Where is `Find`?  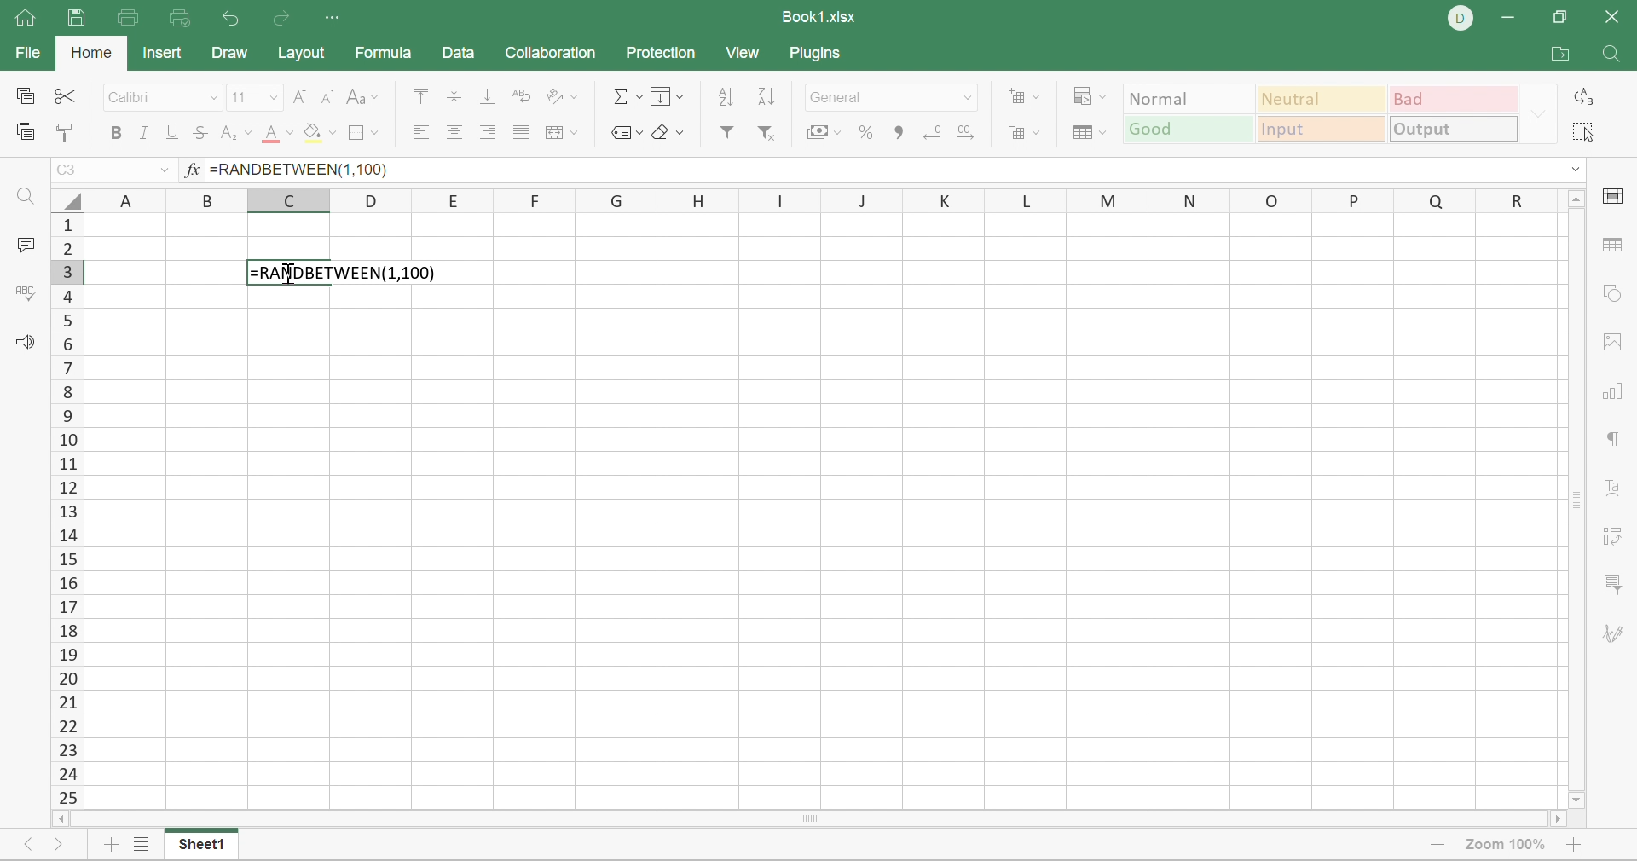
Find is located at coordinates (1613, 53).